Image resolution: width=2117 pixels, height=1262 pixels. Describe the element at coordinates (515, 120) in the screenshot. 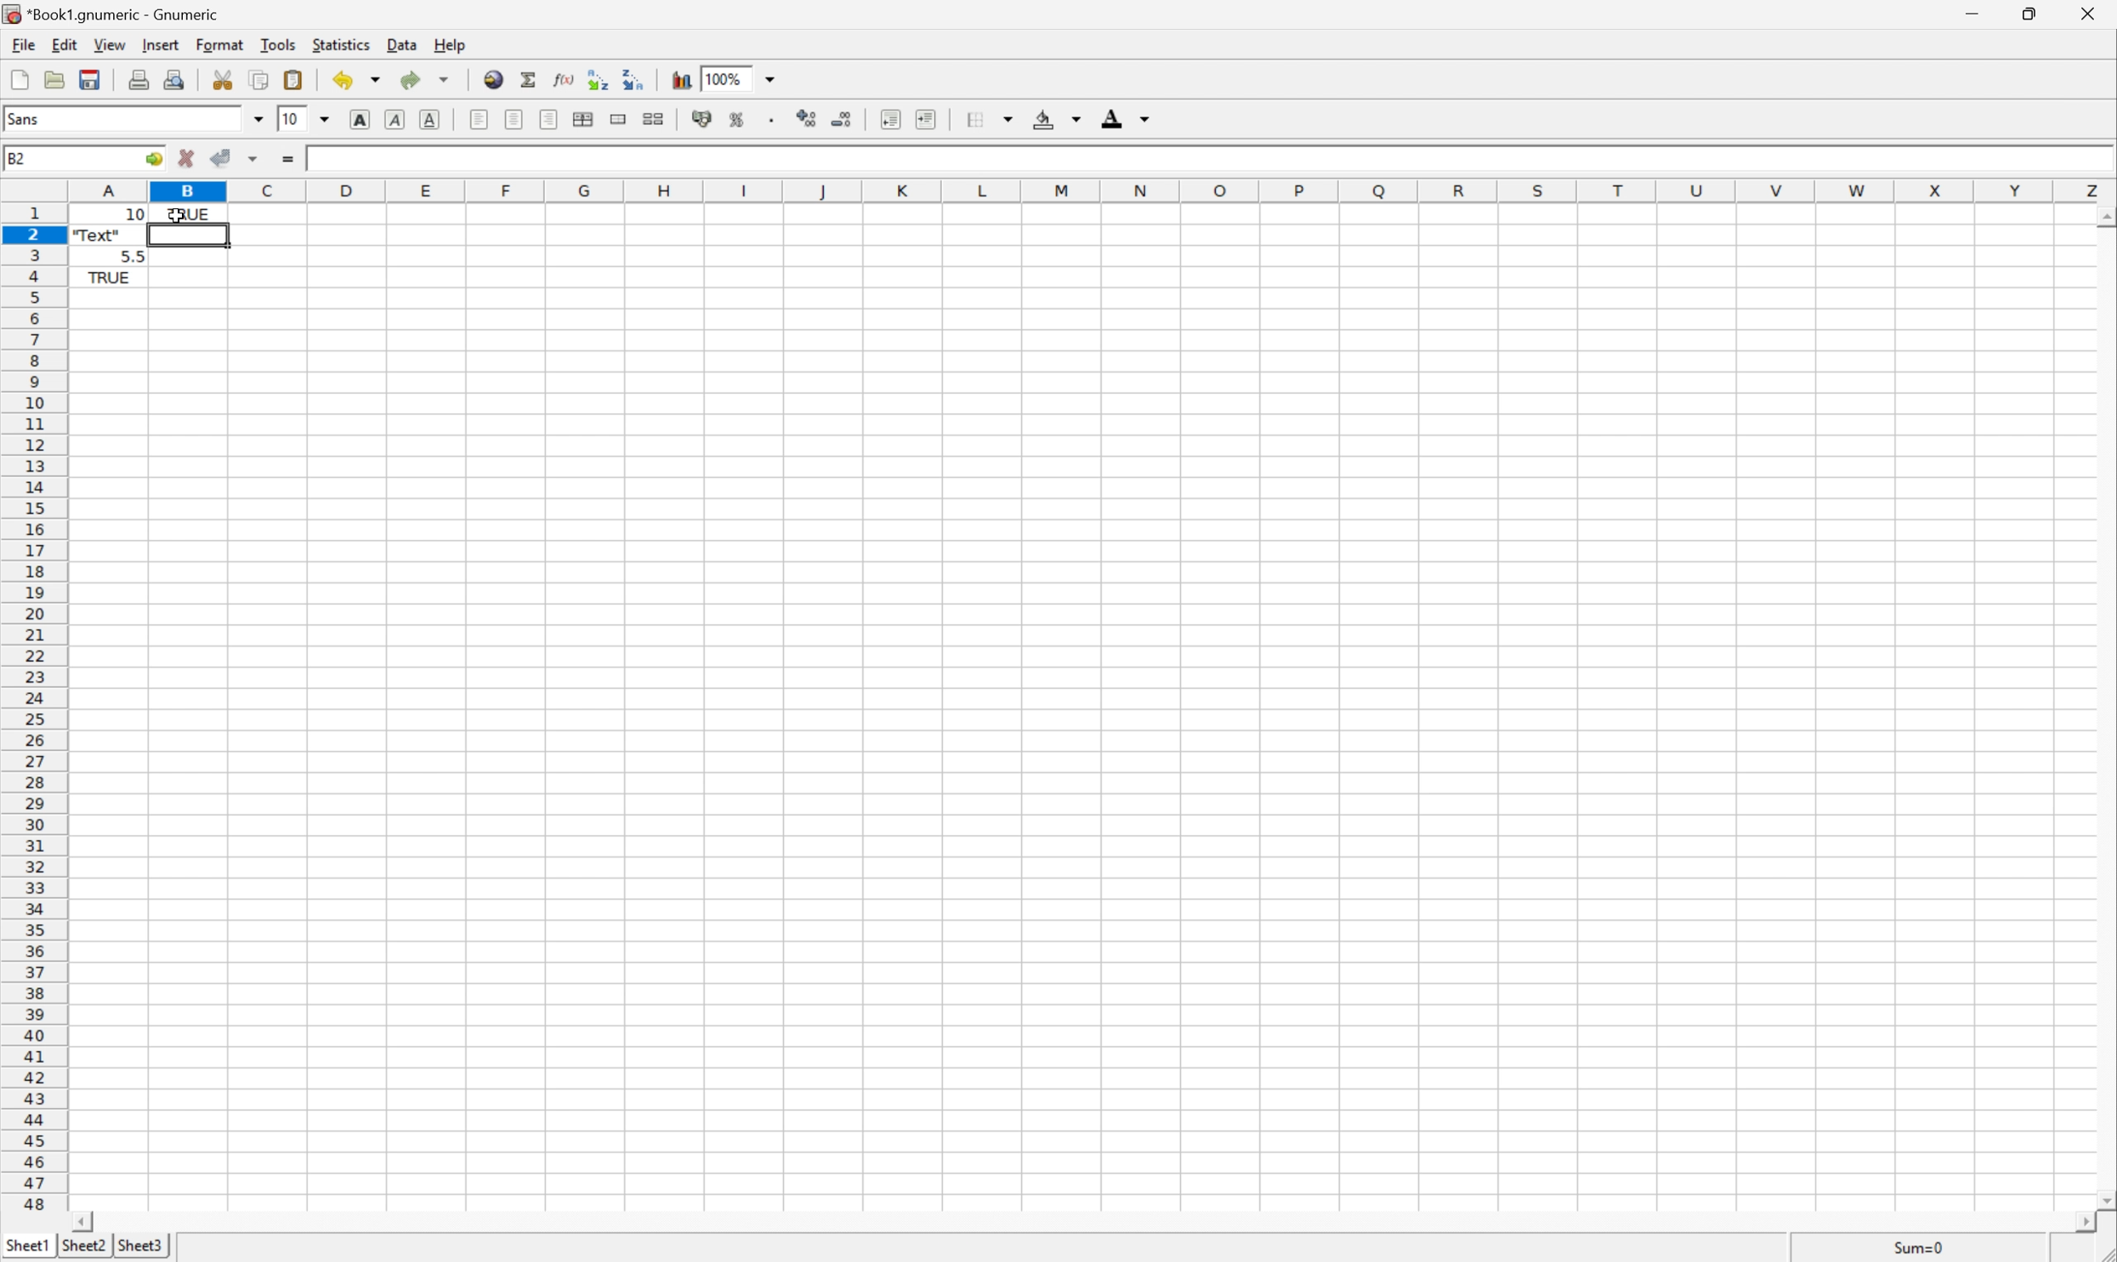

I see `Center Horizontally` at that location.